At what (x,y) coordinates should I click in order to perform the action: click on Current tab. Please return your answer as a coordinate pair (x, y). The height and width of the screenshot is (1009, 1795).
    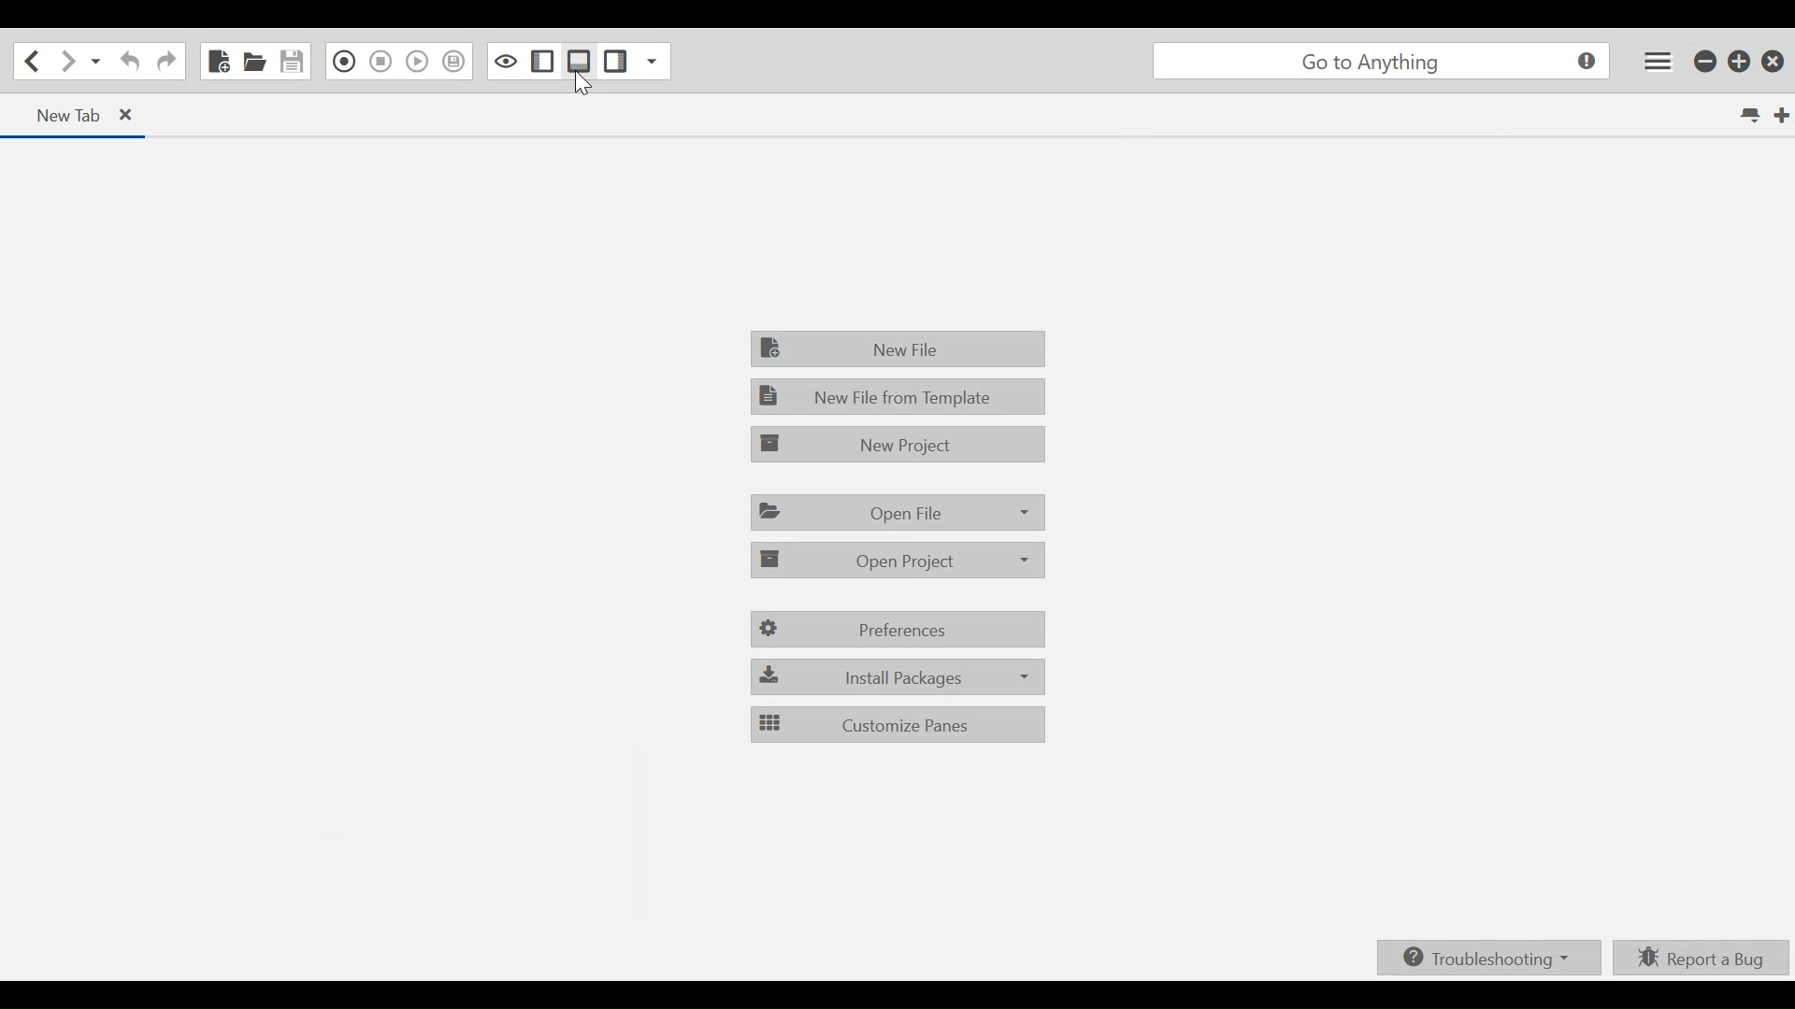
    Looking at the image, I should click on (71, 115).